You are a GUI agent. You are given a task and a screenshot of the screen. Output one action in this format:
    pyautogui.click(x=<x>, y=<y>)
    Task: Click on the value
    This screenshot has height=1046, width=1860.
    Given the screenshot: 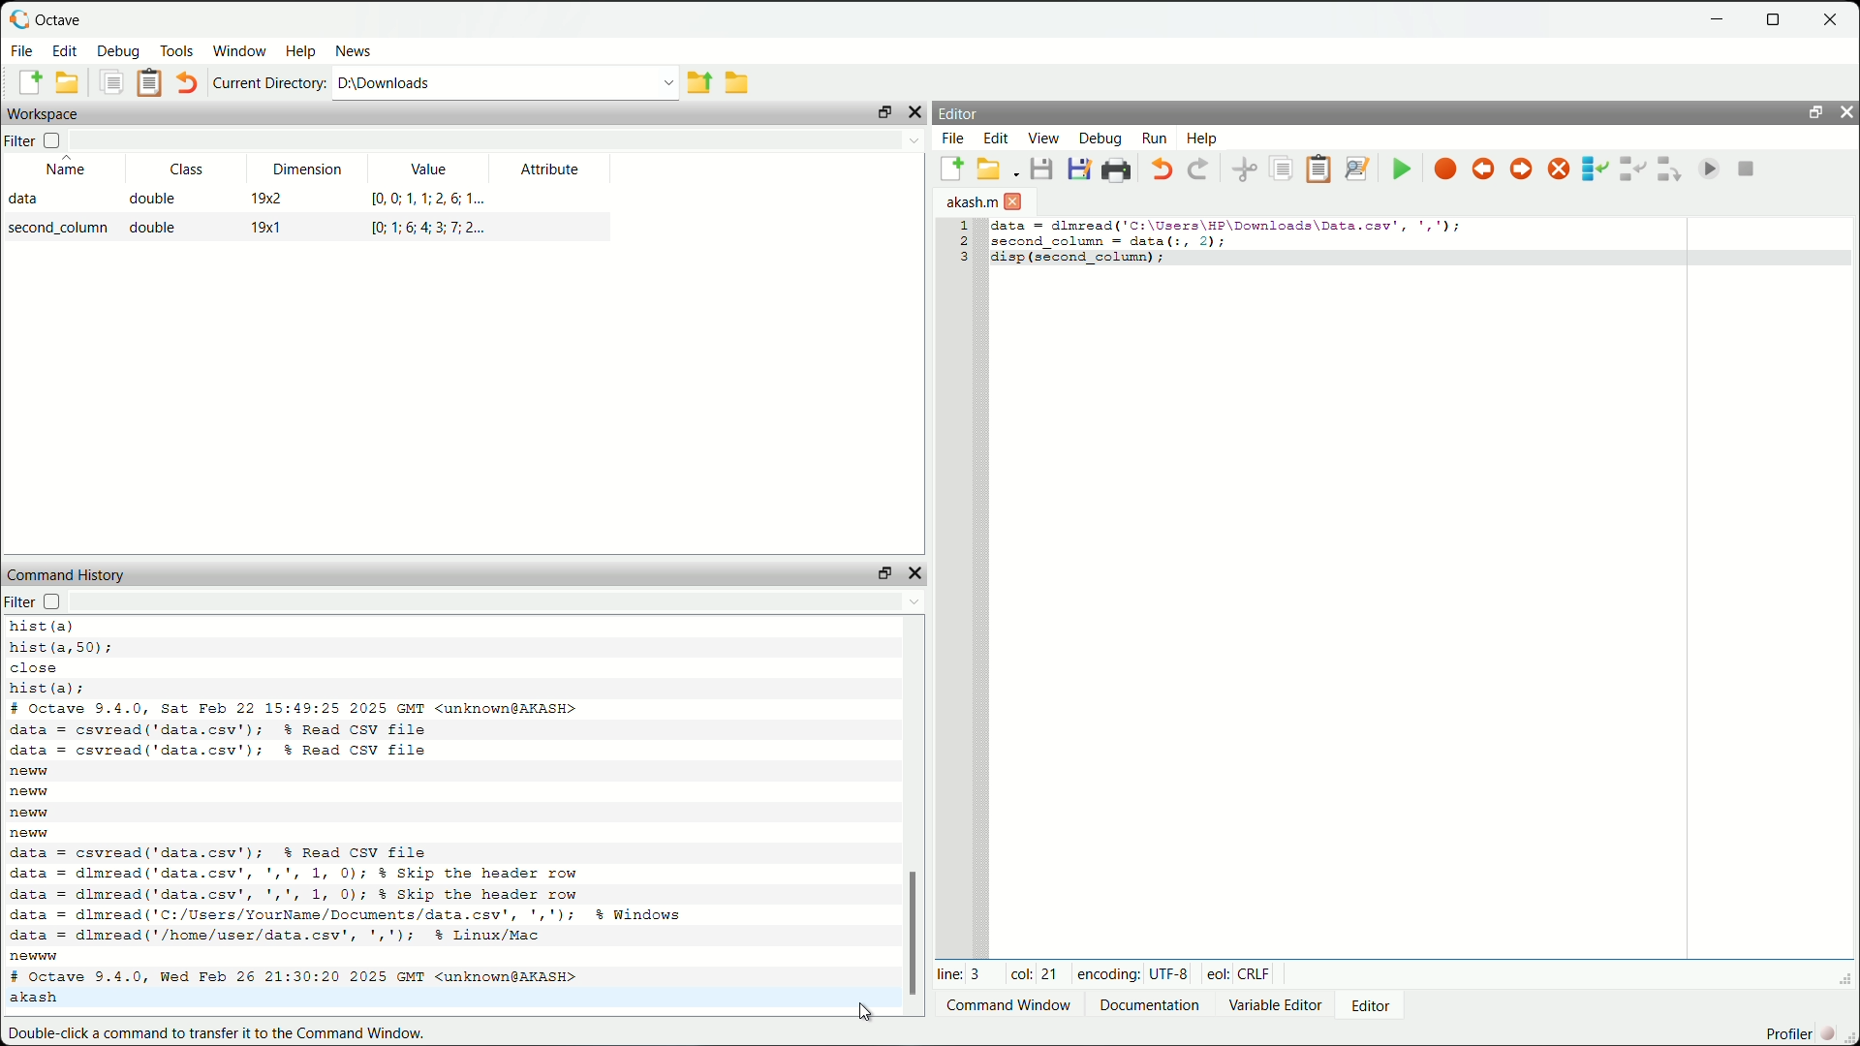 What is the action you would take?
    pyautogui.click(x=427, y=171)
    